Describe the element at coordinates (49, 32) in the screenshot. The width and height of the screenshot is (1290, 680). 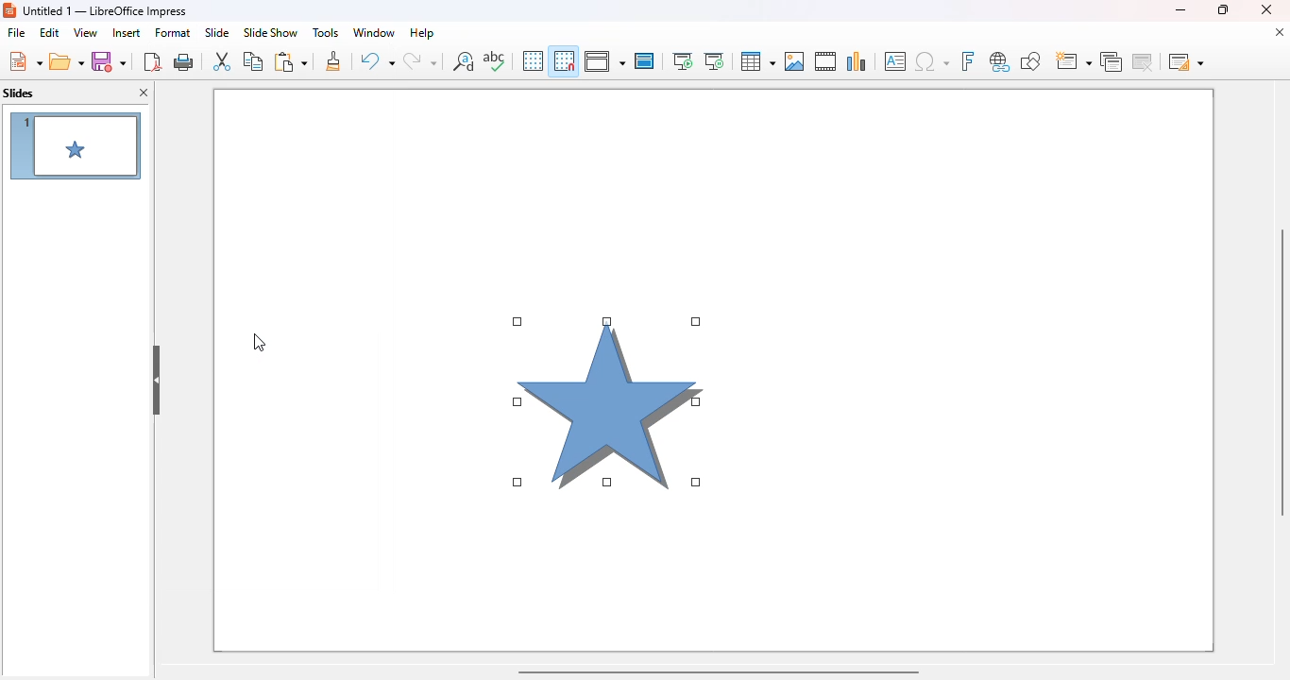
I see `edit` at that location.